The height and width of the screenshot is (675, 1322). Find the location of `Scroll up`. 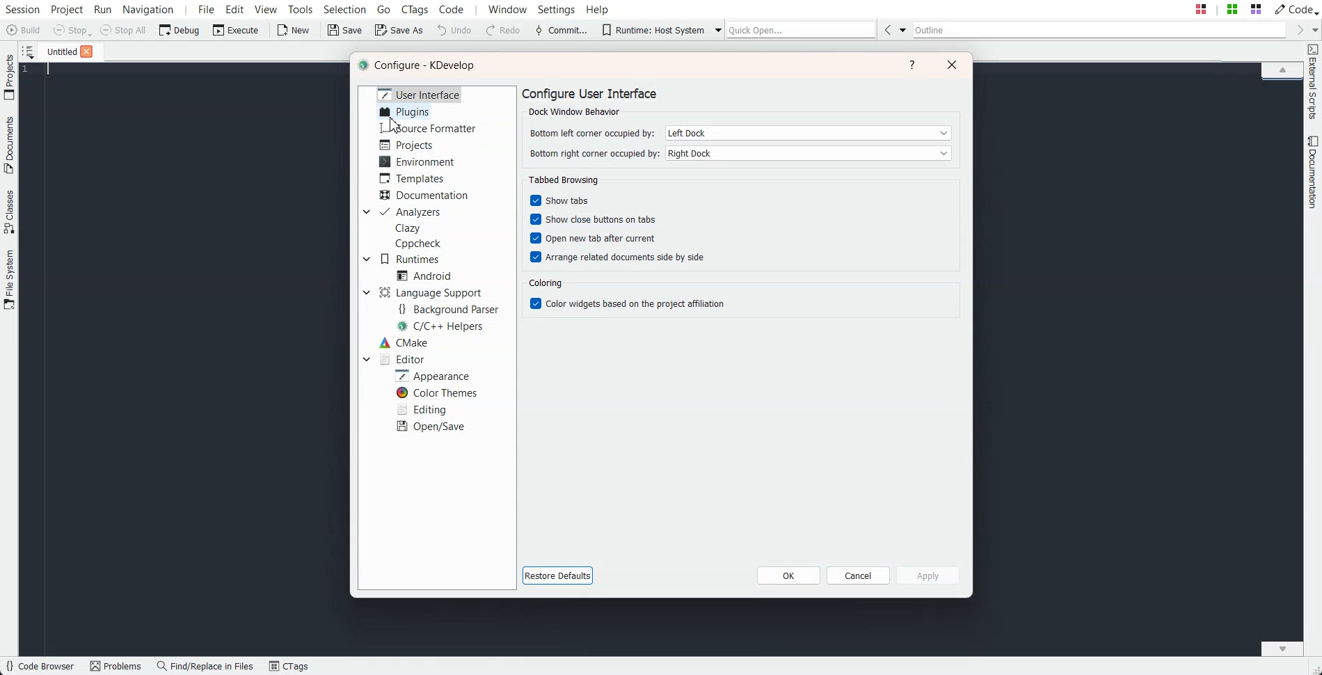

Scroll up is located at coordinates (1282, 69).